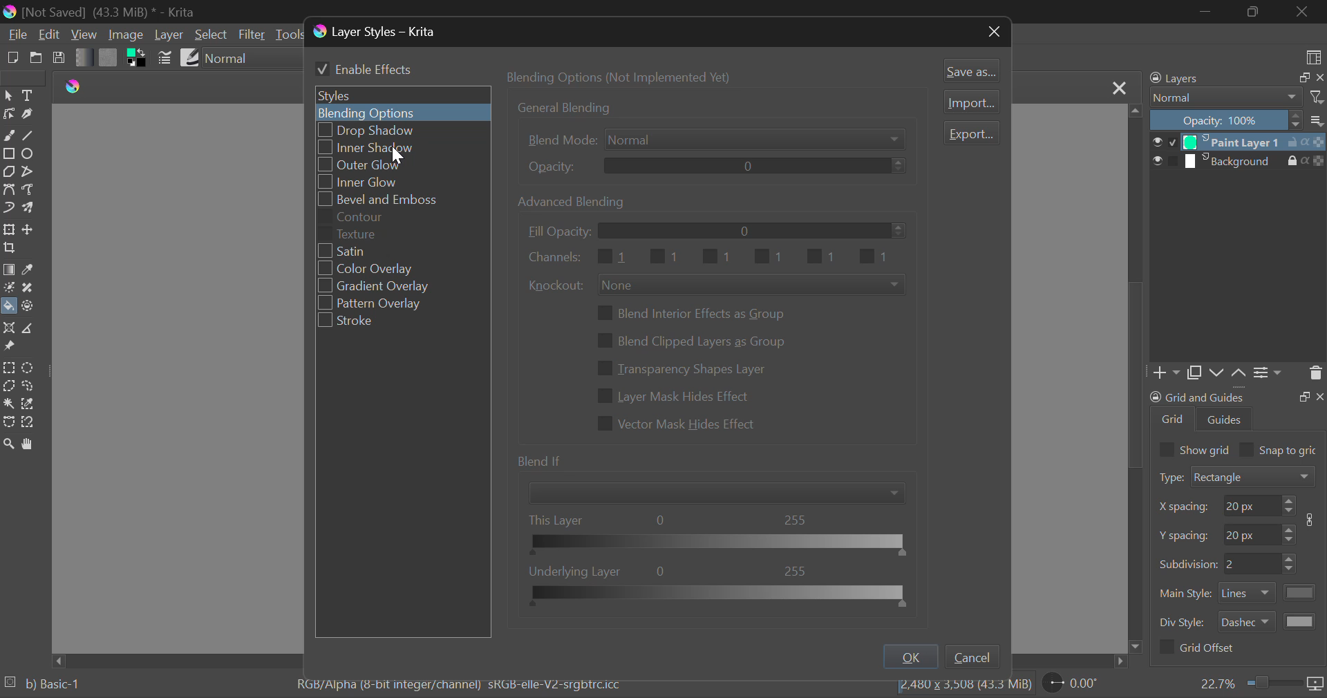  I want to click on Circular Selection, so click(29, 367).